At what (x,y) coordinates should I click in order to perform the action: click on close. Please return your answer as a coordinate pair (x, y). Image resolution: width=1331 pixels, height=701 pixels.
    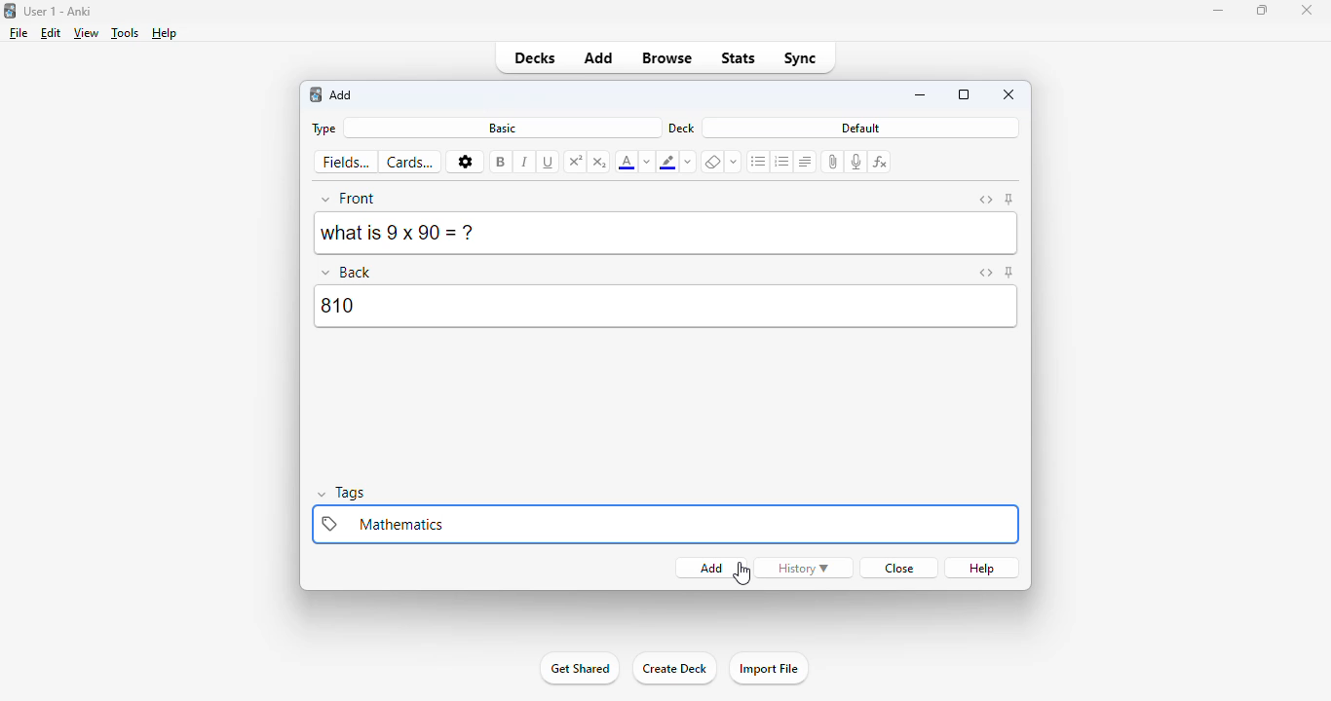
    Looking at the image, I should click on (896, 568).